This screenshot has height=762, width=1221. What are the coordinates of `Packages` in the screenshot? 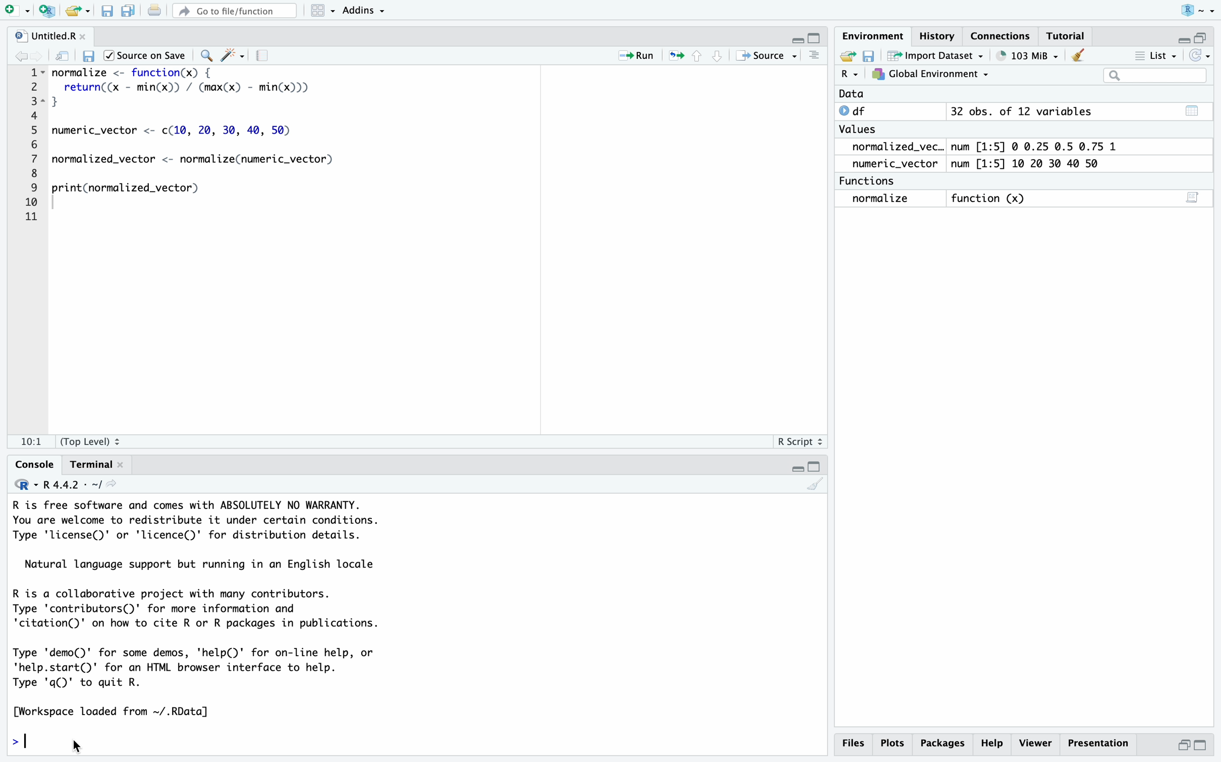 It's located at (944, 743).